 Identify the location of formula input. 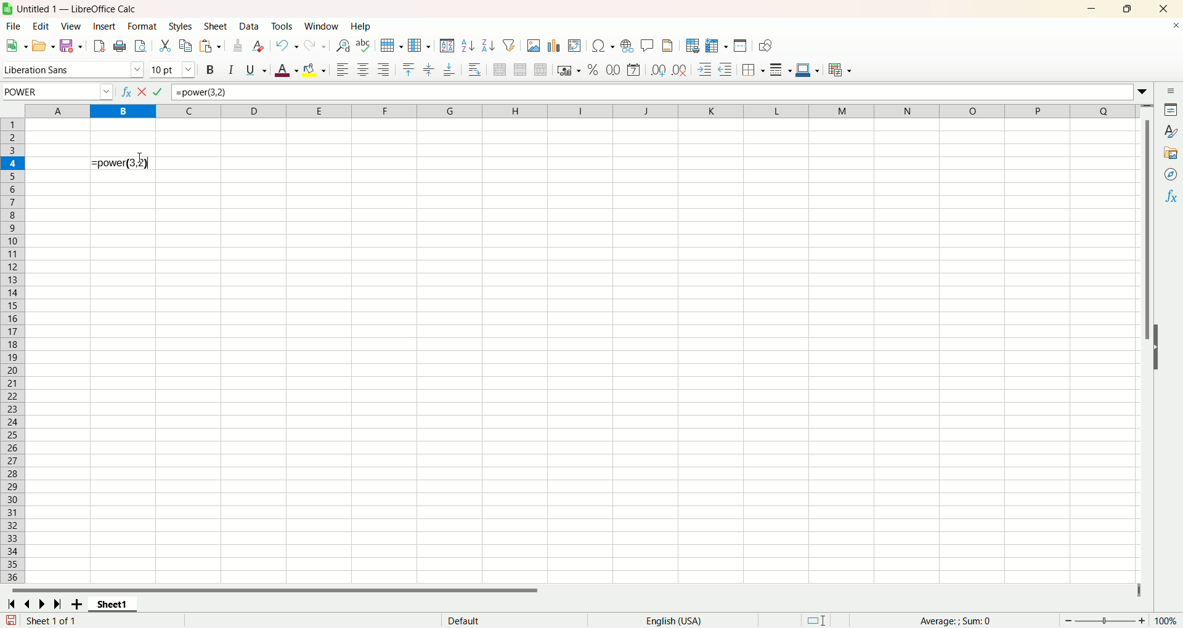
(121, 163).